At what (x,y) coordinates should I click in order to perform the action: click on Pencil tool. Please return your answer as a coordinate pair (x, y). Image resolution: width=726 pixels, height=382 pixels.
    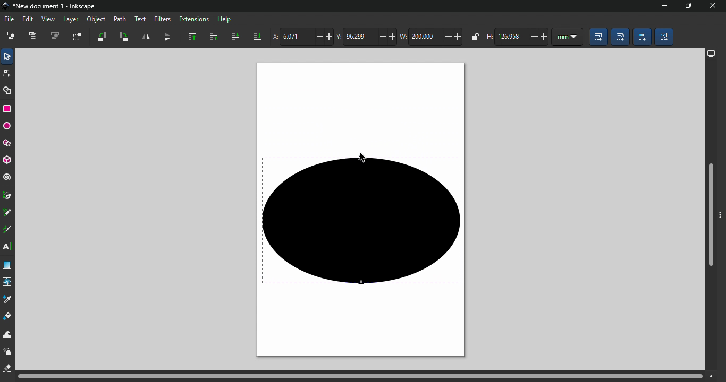
    Looking at the image, I should click on (8, 214).